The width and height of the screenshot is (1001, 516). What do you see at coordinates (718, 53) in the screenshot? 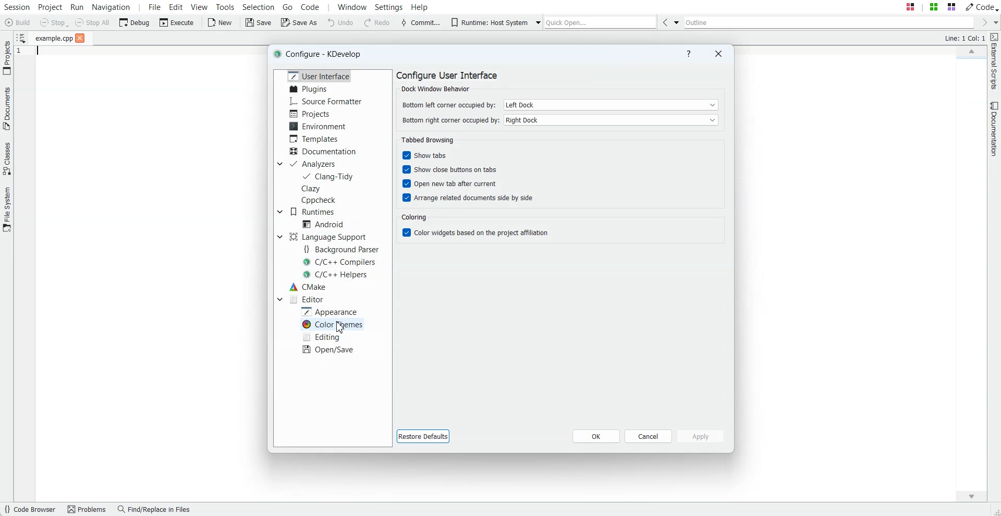
I see `Close` at bounding box center [718, 53].